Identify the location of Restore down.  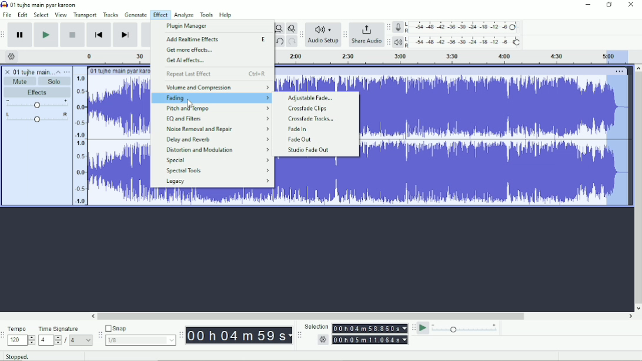
(610, 4).